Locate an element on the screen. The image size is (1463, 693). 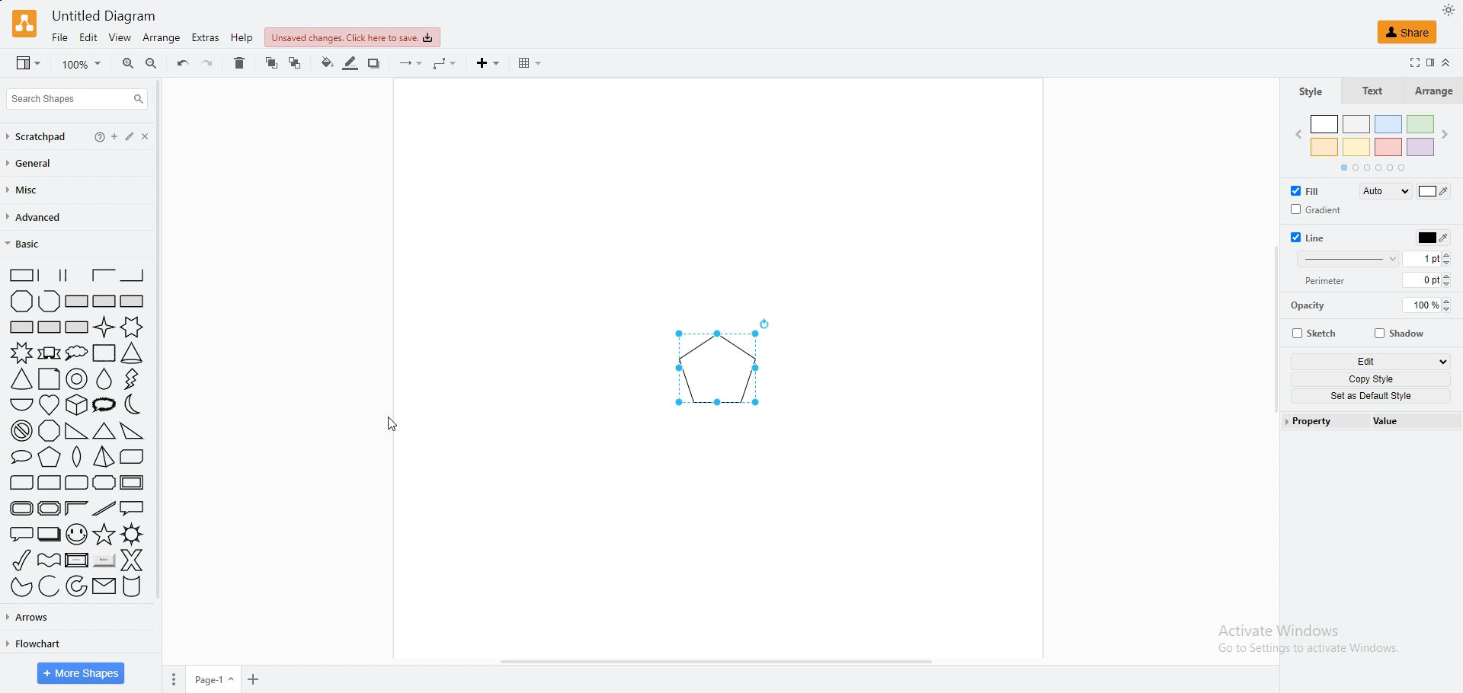
rectangle with diagonal grid fill is located at coordinates (77, 327).